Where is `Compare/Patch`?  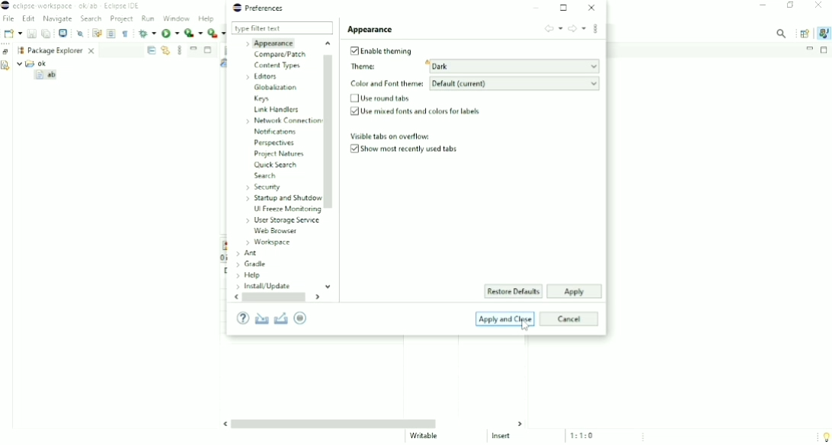 Compare/Patch is located at coordinates (280, 54).